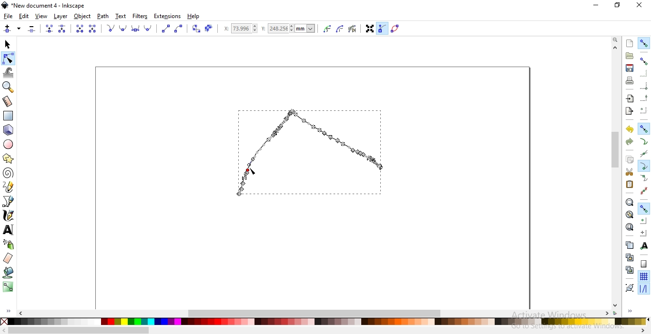  I want to click on insert new nodes into selected segments, so click(7, 29).